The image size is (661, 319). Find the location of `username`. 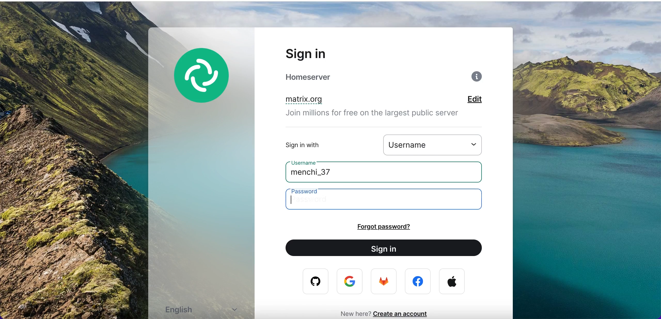

username is located at coordinates (307, 162).